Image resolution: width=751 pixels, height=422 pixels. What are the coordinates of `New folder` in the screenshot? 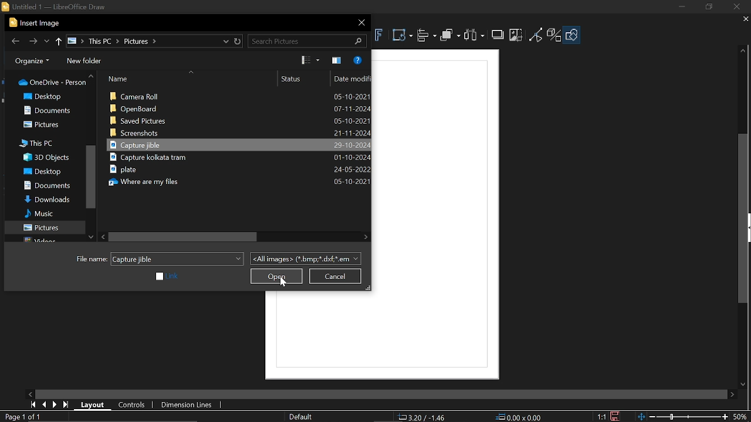 It's located at (87, 62).